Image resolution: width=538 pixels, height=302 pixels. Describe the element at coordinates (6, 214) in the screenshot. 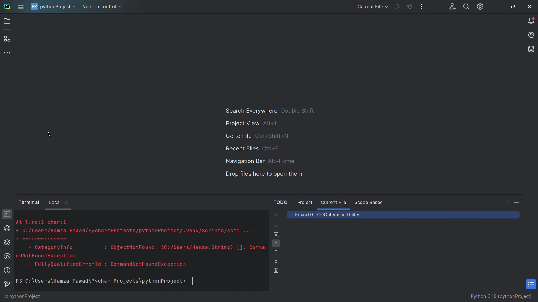

I see `Terminal` at that location.